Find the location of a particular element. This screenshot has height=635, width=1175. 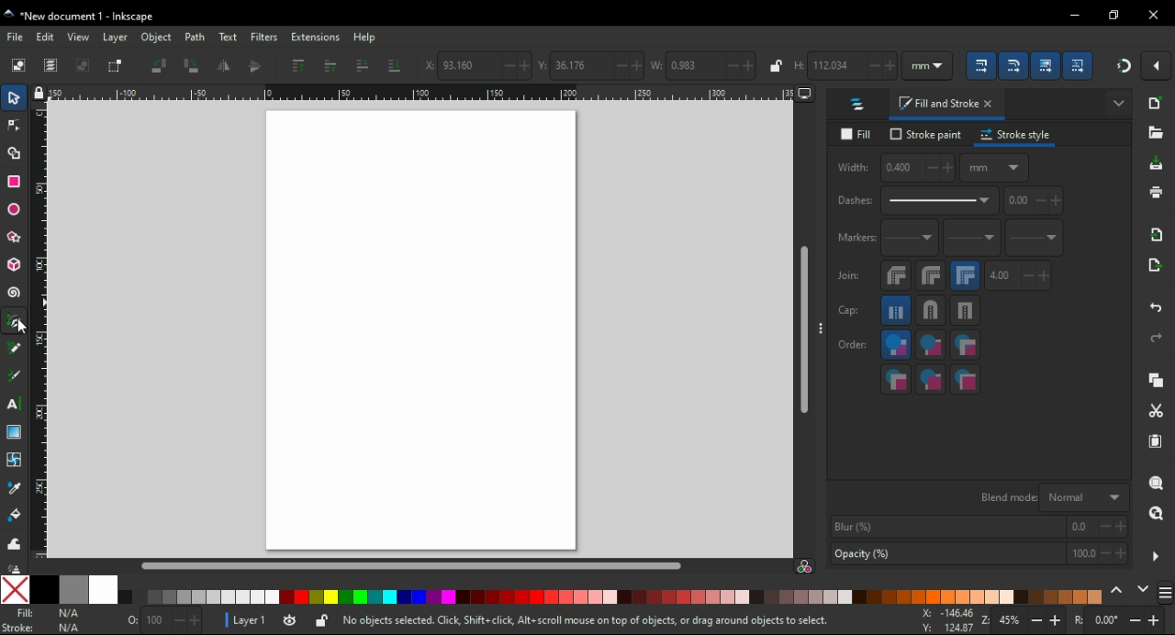

select all is located at coordinates (18, 66).